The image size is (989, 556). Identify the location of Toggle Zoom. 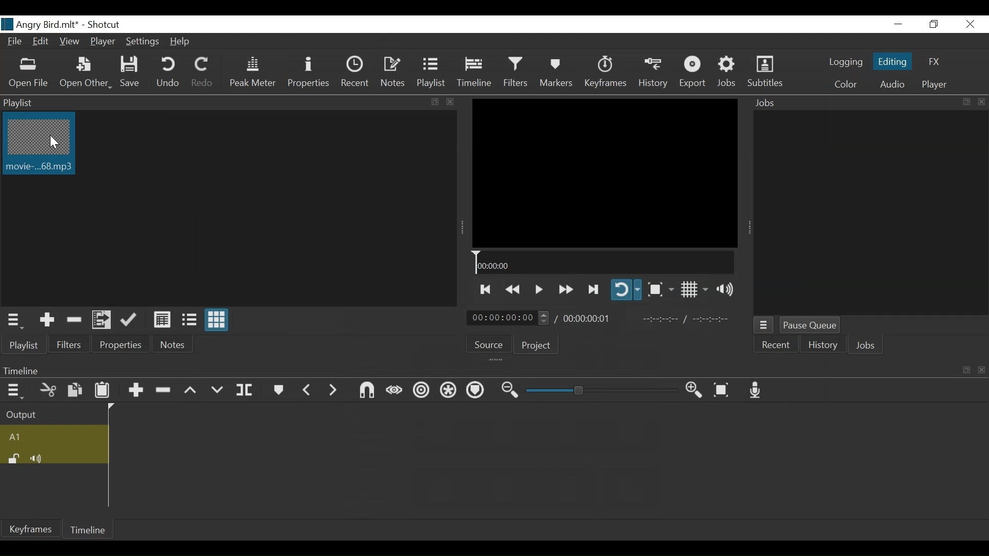
(660, 289).